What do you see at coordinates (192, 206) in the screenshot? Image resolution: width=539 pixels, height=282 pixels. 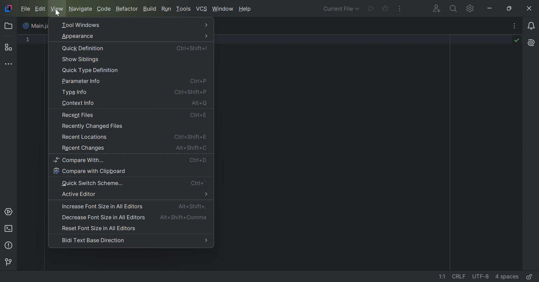 I see `Alt+Shift+,` at bounding box center [192, 206].